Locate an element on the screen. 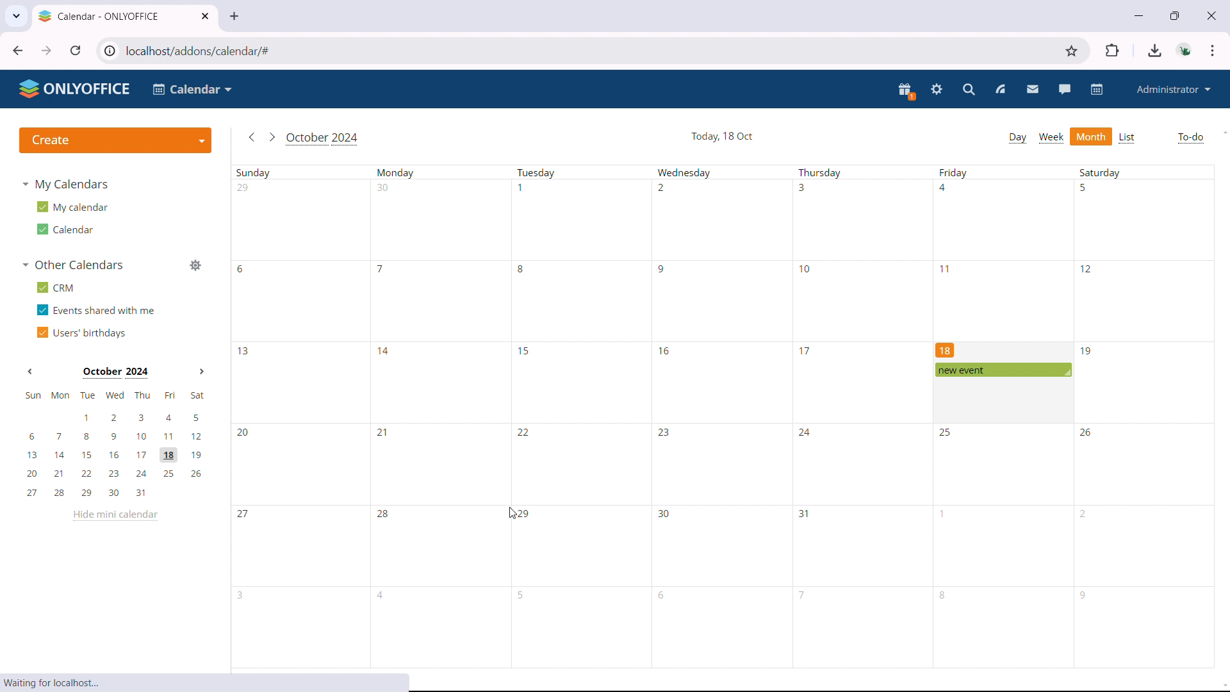 The image size is (1230, 692). 11 is located at coordinates (947, 269).